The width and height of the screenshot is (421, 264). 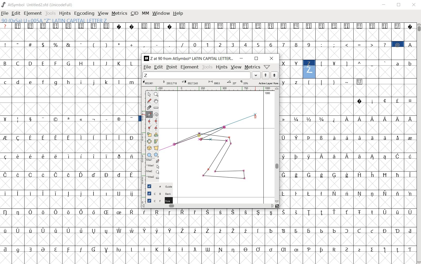 What do you see at coordinates (265, 75) in the screenshot?
I see `show the next word on the list` at bounding box center [265, 75].